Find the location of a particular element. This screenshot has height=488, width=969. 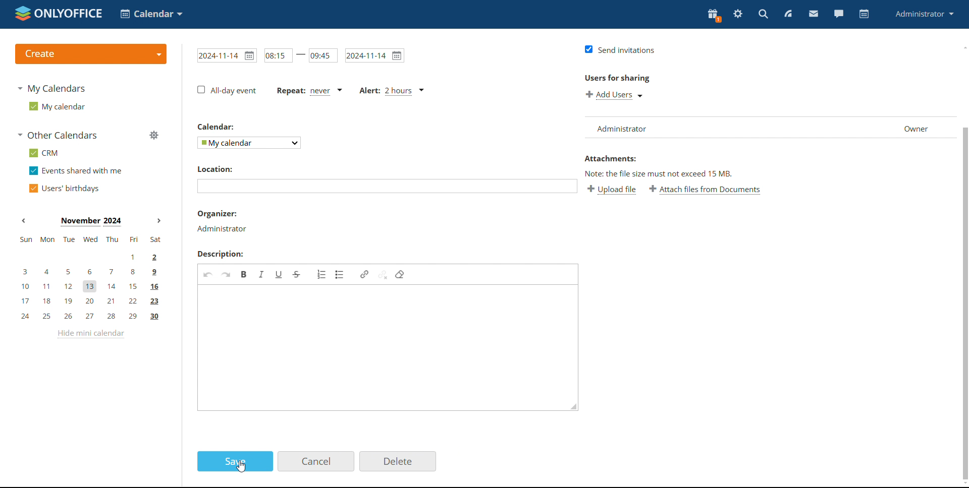

create is located at coordinates (90, 55).